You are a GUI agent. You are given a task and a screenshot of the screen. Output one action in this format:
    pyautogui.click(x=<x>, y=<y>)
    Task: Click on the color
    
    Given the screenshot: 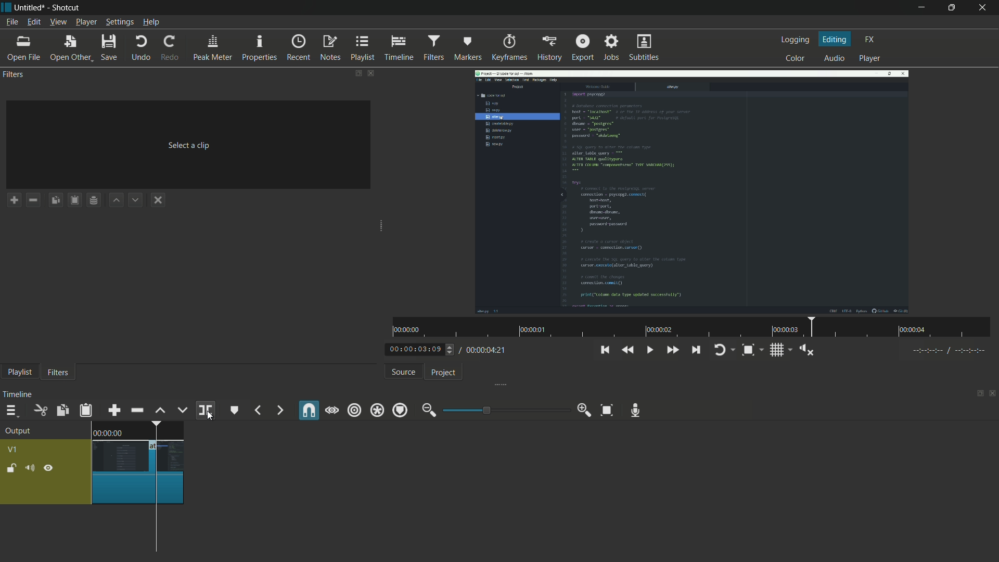 What is the action you would take?
    pyautogui.click(x=795, y=59)
    